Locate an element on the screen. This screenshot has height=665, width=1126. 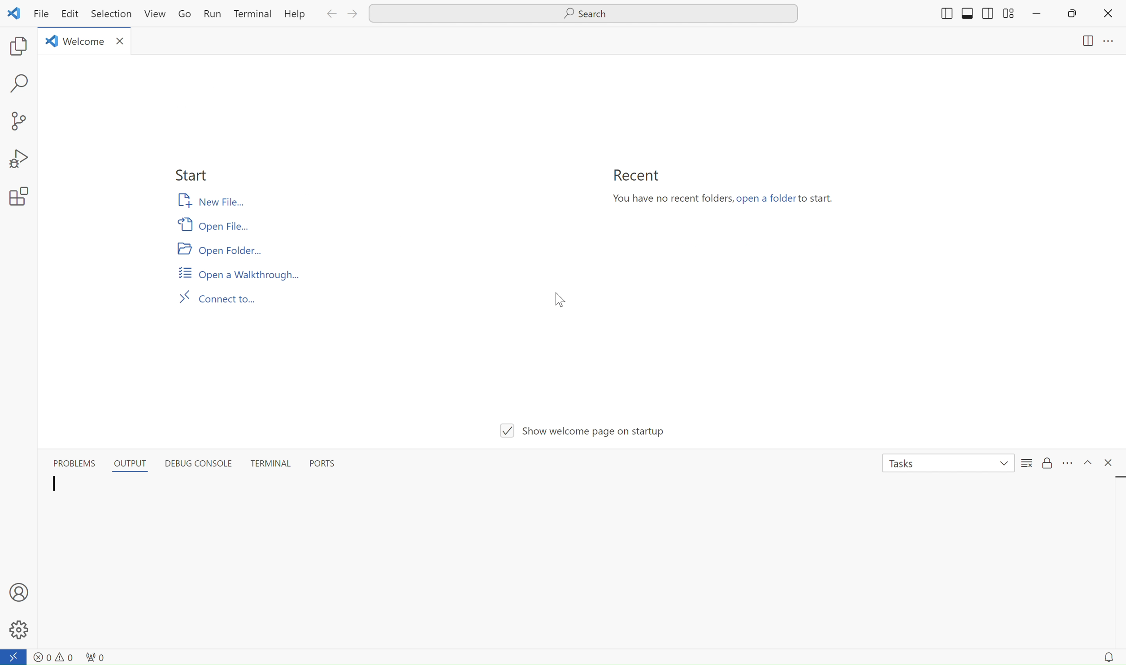
Open Folder is located at coordinates (225, 250).